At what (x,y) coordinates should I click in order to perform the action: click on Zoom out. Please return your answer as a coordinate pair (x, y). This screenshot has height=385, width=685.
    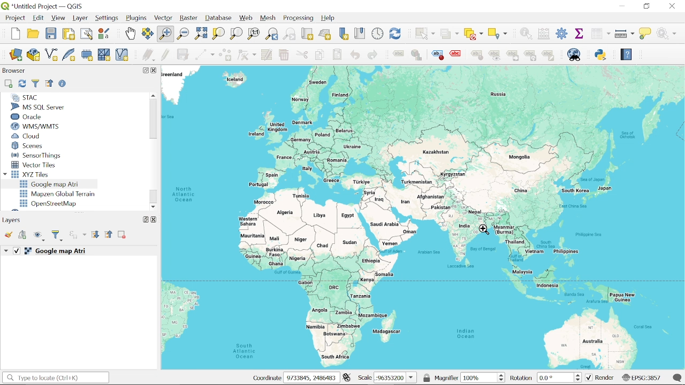
    Looking at the image, I should click on (183, 34).